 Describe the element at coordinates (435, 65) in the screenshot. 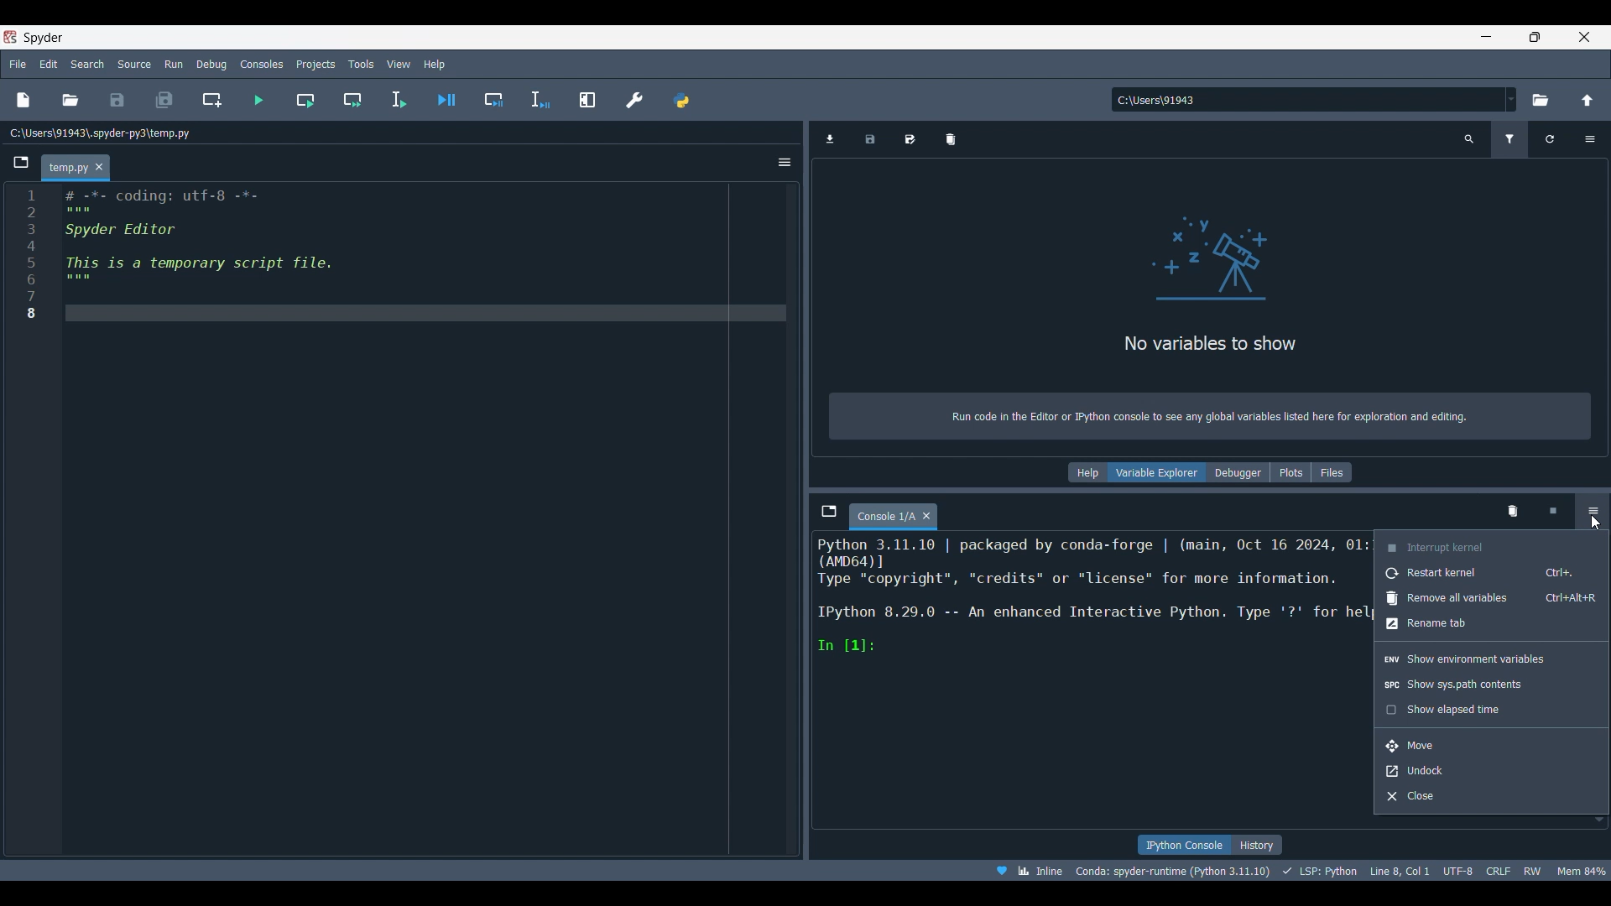

I see `Help menu` at that location.